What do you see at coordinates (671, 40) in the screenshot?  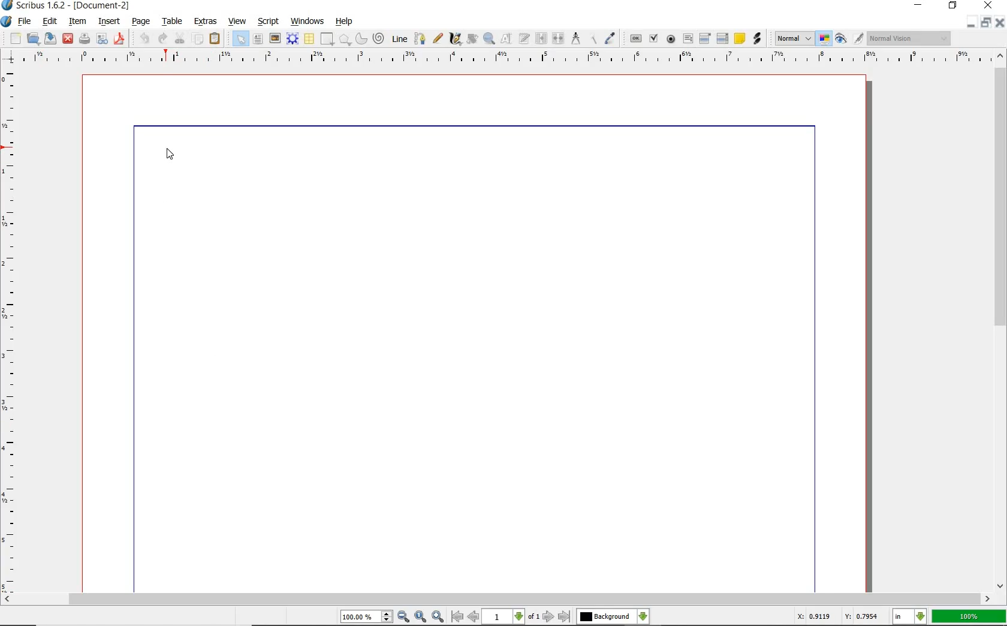 I see `pdf radio button` at bounding box center [671, 40].